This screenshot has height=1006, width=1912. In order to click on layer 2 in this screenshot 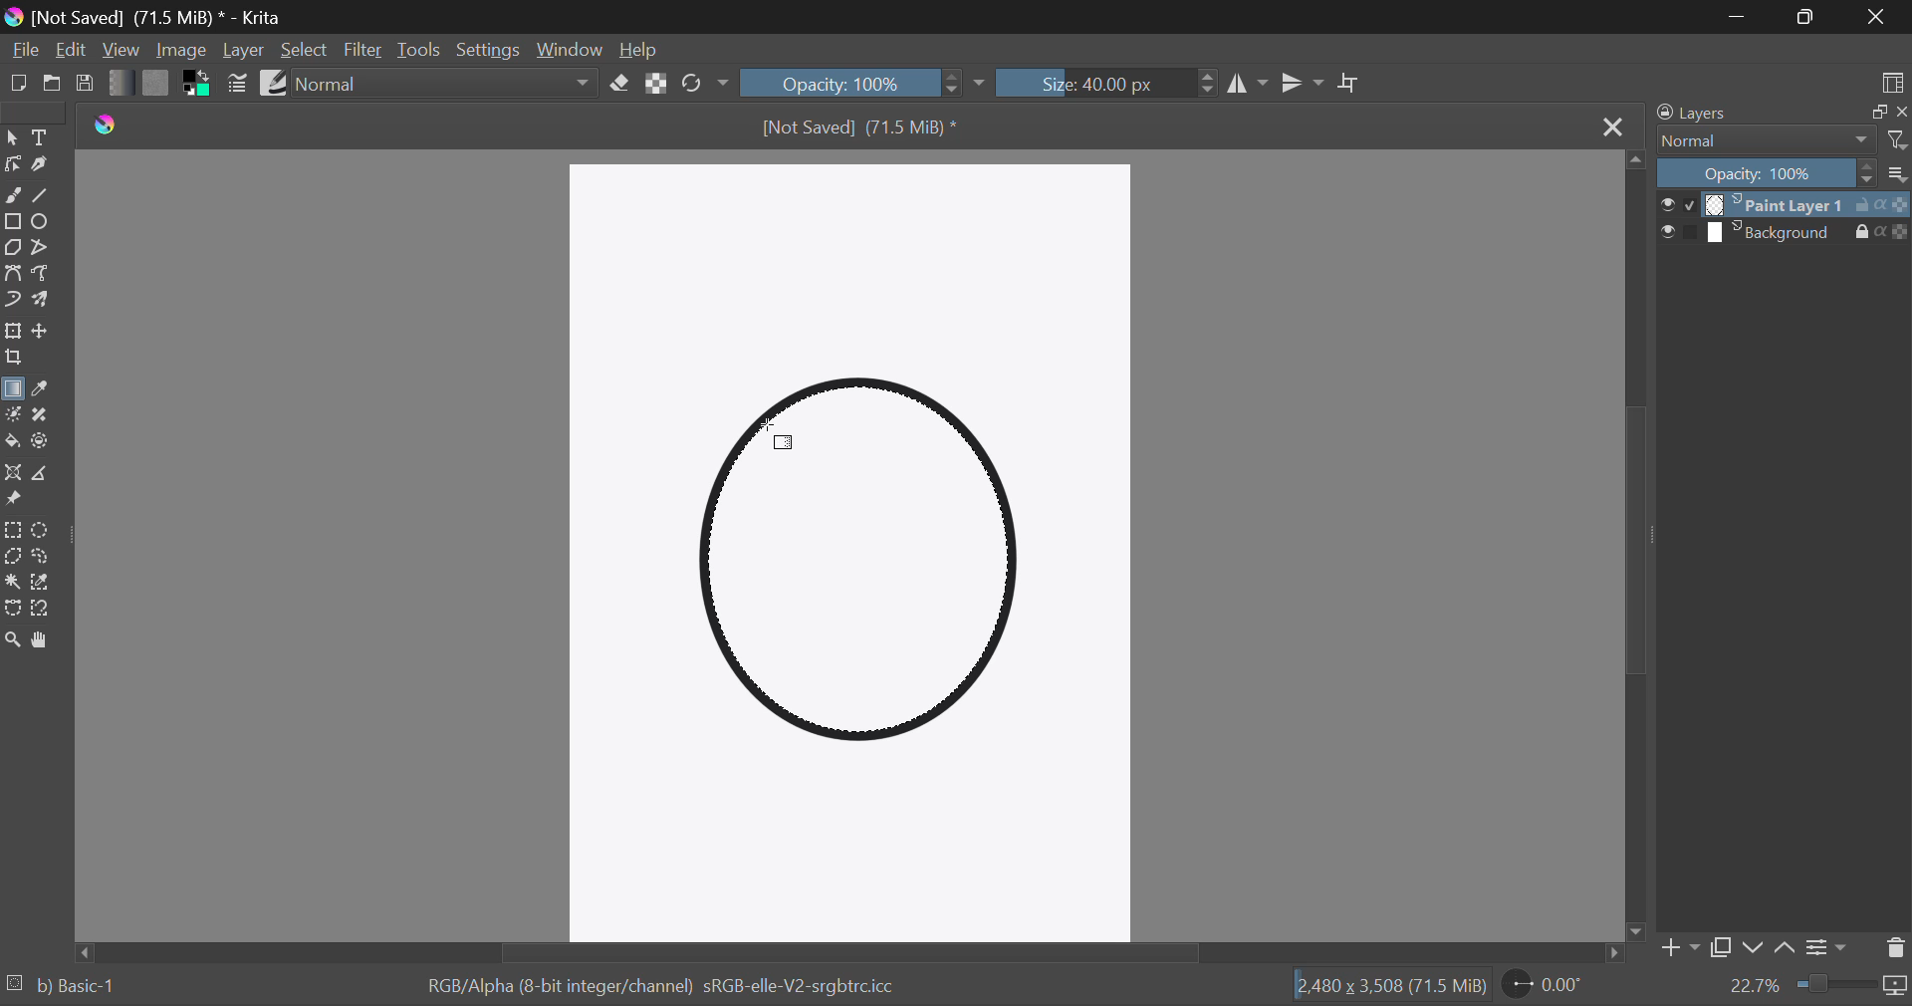, I will do `click(1777, 233)`.